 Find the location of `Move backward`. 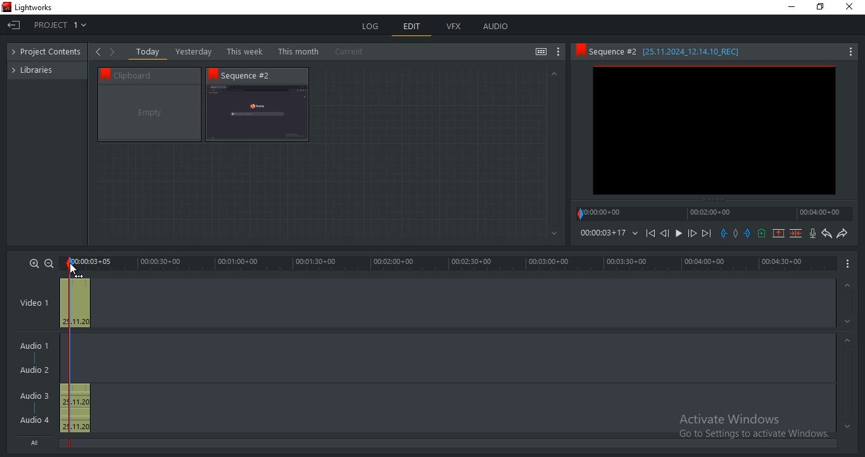

Move backward is located at coordinates (652, 236).